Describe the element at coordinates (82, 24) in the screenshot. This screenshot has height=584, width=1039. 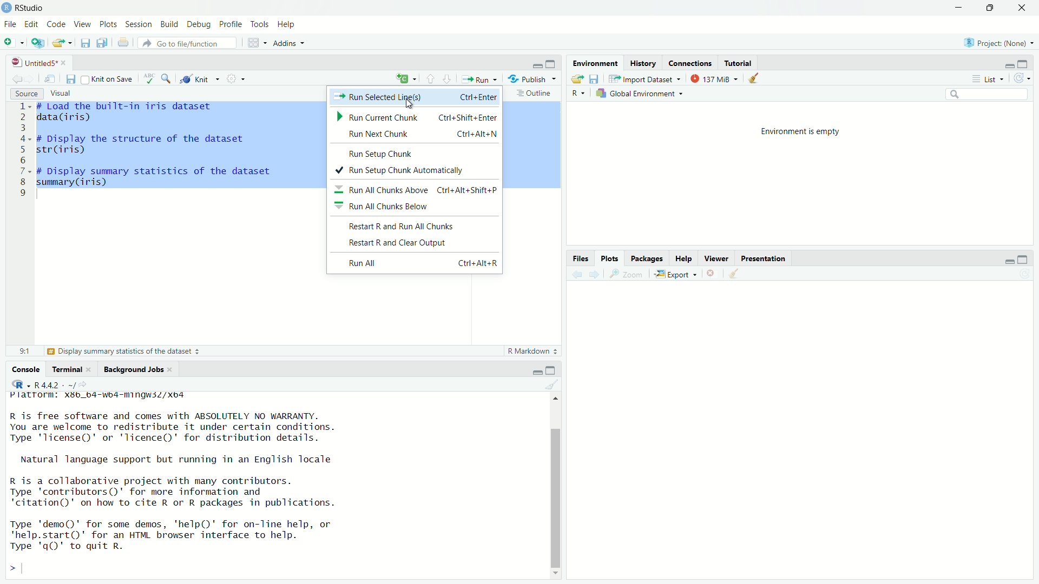
I see `View` at that location.